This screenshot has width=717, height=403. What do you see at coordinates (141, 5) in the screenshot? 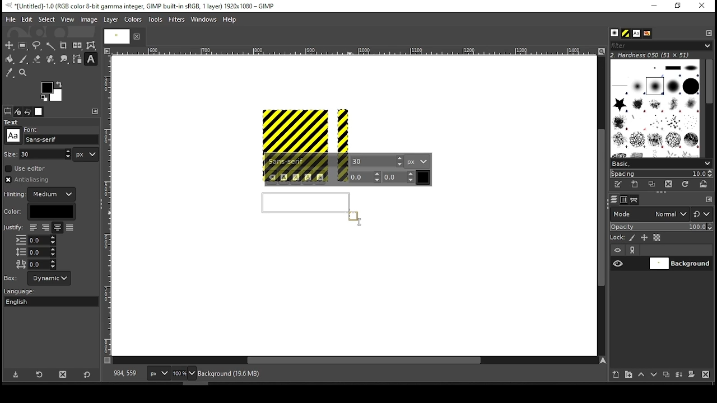
I see `icon and filename` at bounding box center [141, 5].